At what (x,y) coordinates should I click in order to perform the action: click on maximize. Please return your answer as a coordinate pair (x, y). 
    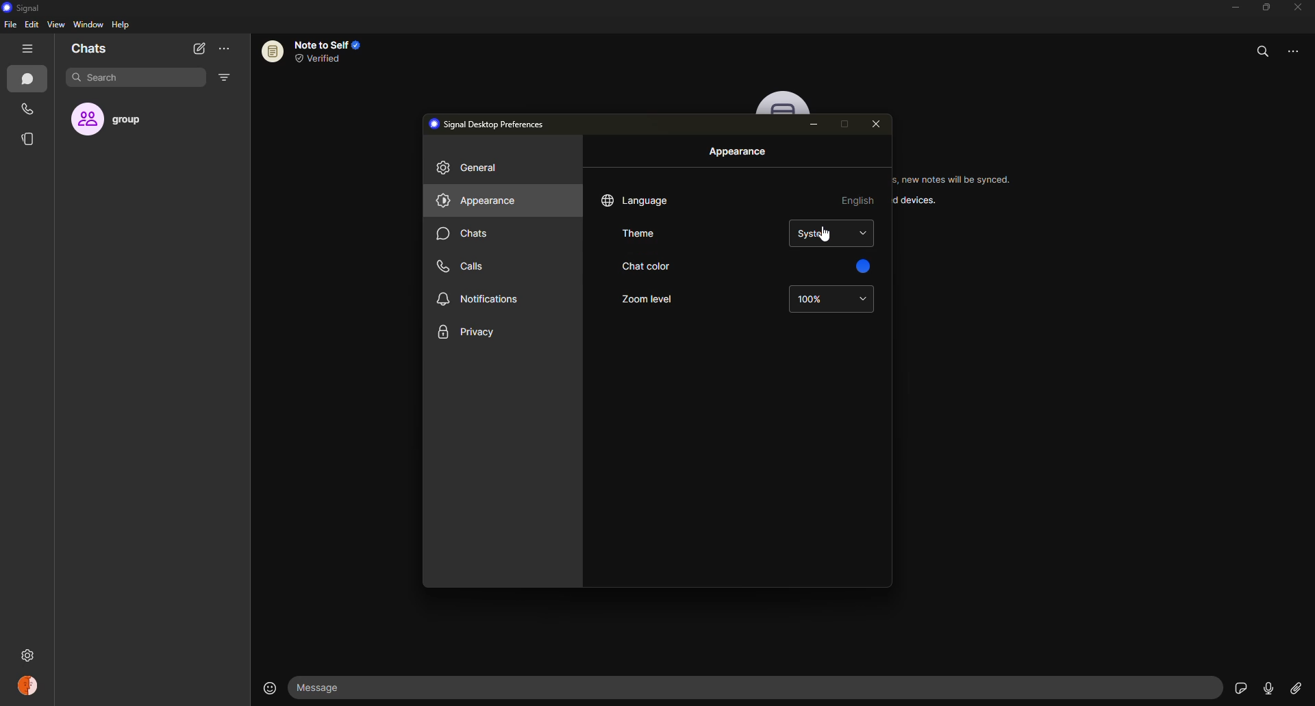
    Looking at the image, I should click on (842, 125).